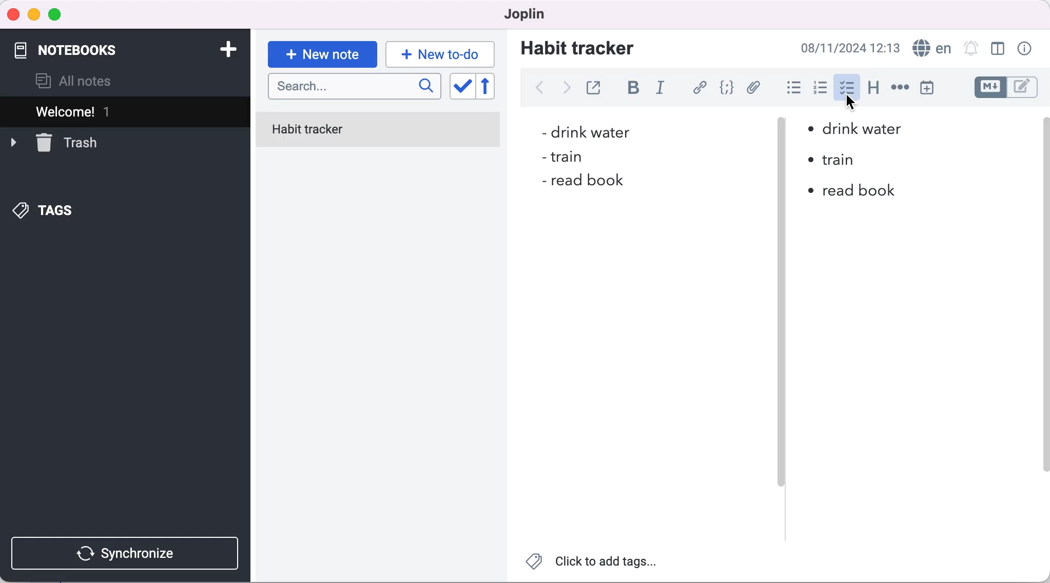 This screenshot has width=1050, height=583. I want to click on minimize, so click(33, 15).